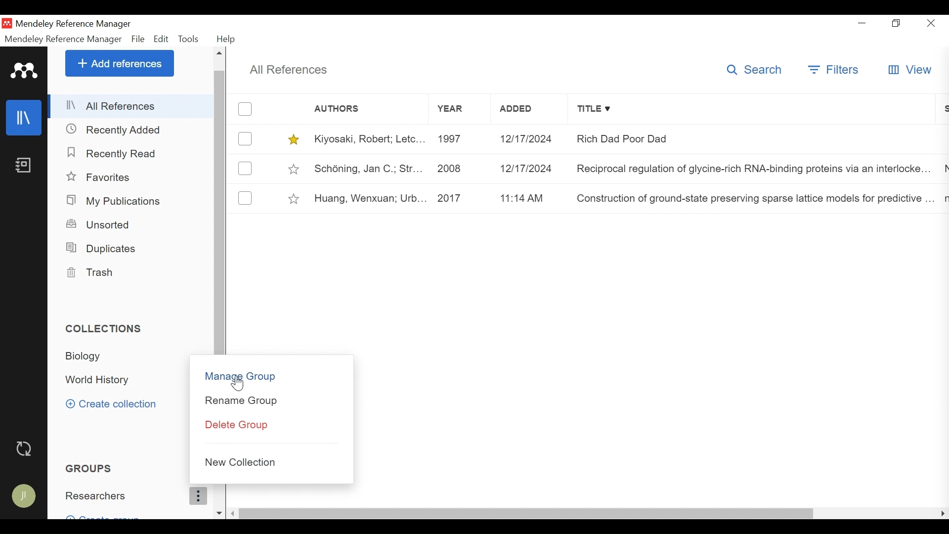  Describe the element at coordinates (529, 110) in the screenshot. I see `Added` at that location.